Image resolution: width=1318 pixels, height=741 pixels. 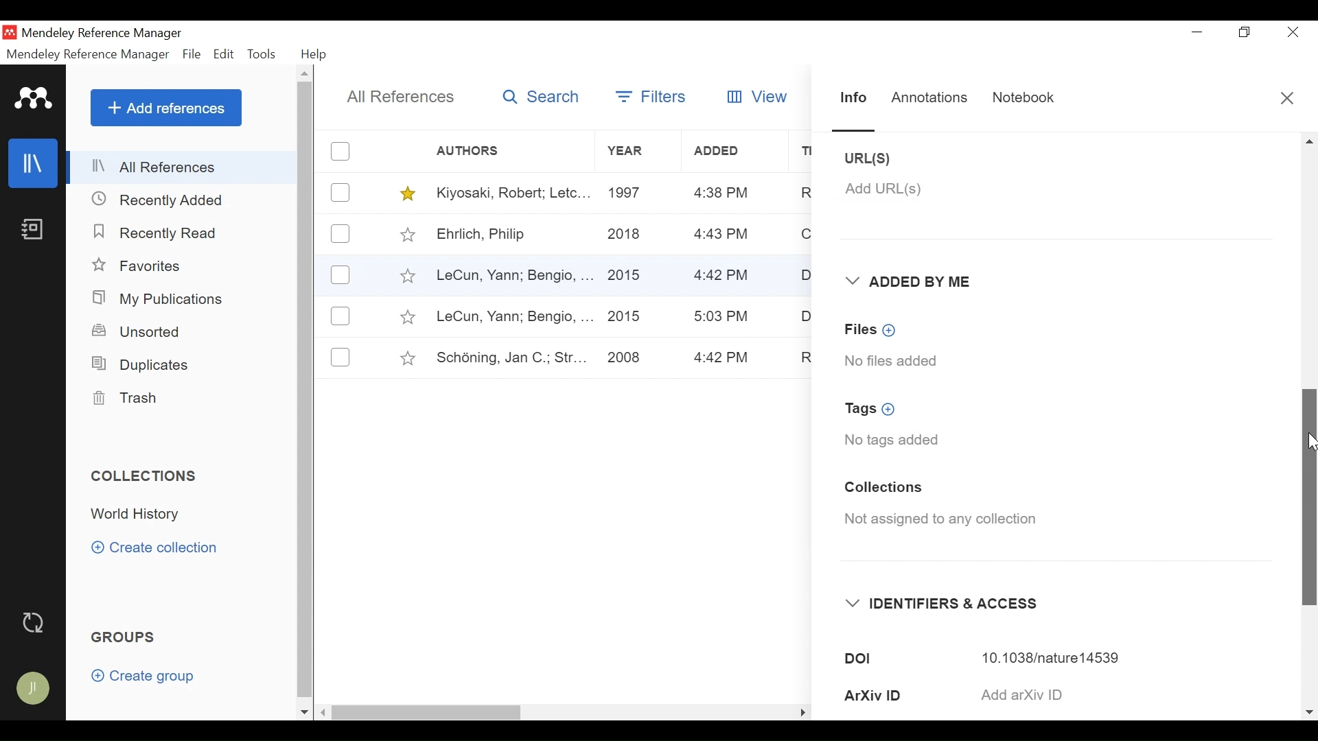 I want to click on Mendeley Logo, so click(x=34, y=101).